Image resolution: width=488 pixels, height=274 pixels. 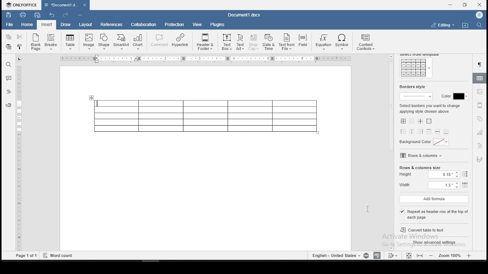 I want to click on headings, so click(x=9, y=92).